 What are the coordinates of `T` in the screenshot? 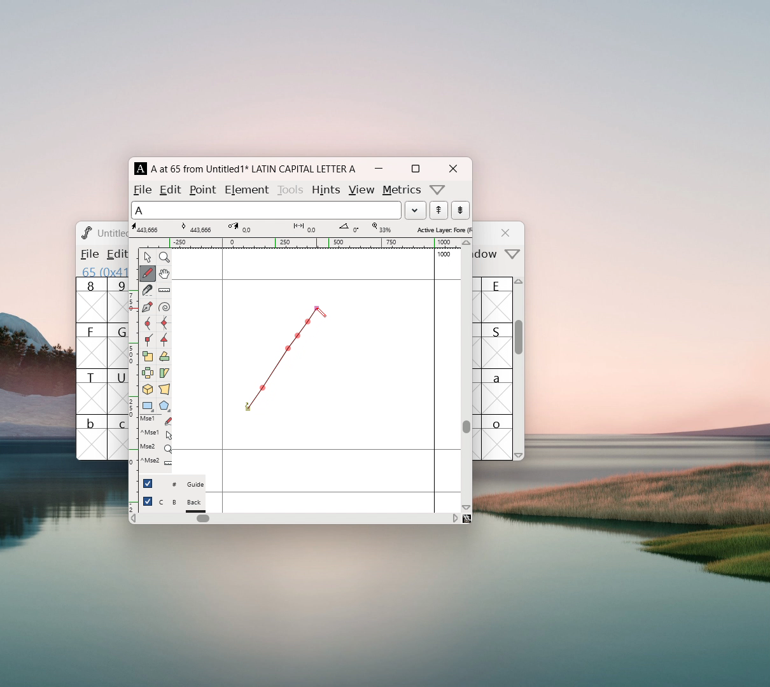 It's located at (92, 391).